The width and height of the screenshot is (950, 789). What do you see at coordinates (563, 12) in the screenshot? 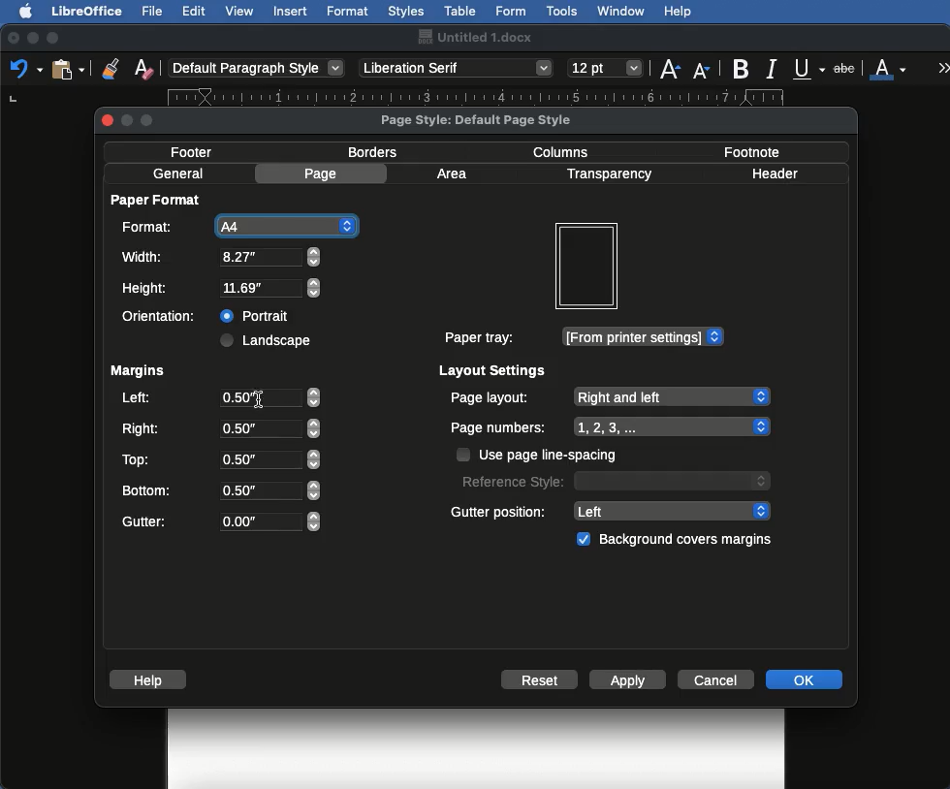
I see `Tools` at bounding box center [563, 12].